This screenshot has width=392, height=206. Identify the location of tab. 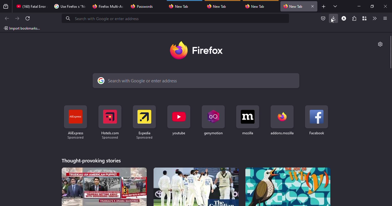
(69, 6).